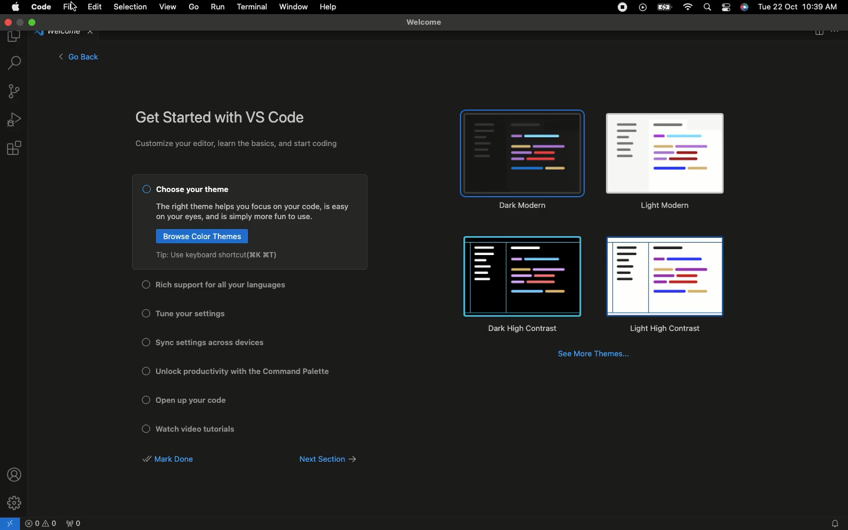  What do you see at coordinates (201, 236) in the screenshot?
I see `Browse color themes` at bounding box center [201, 236].